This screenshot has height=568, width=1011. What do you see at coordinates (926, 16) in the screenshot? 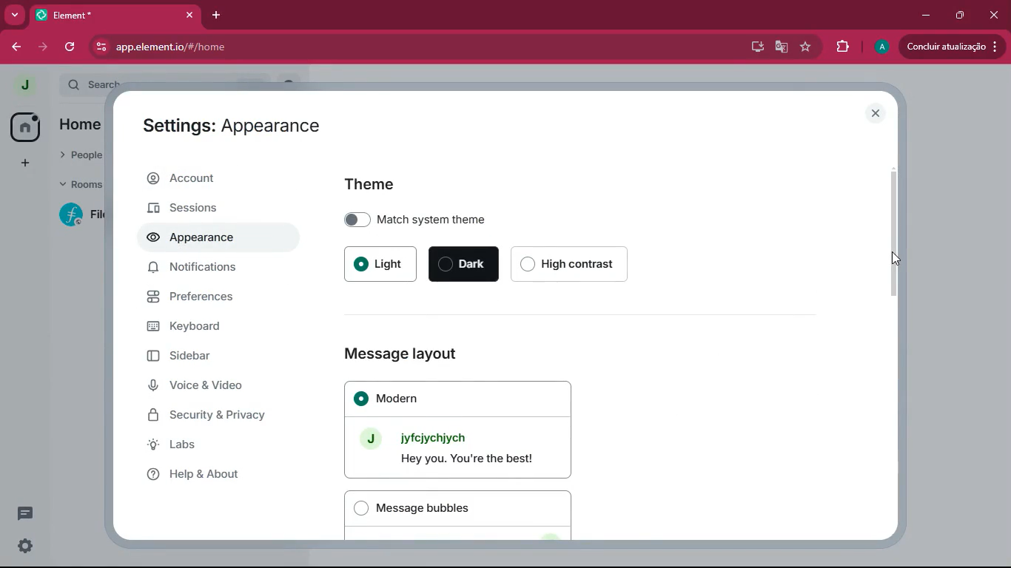
I see `minimize` at bounding box center [926, 16].